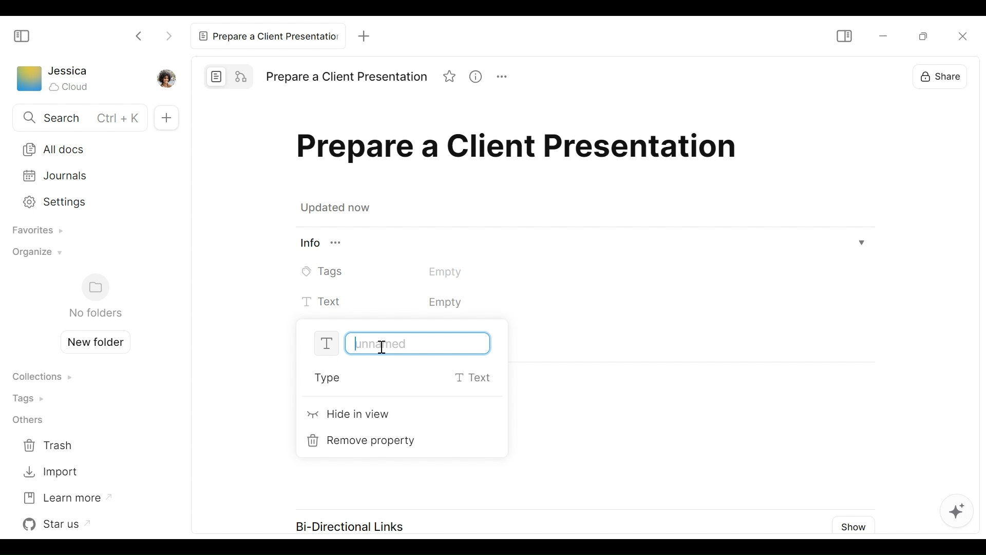 This screenshot has height=555, width=986. What do you see at coordinates (140, 35) in the screenshot?
I see `Click to go back` at bounding box center [140, 35].